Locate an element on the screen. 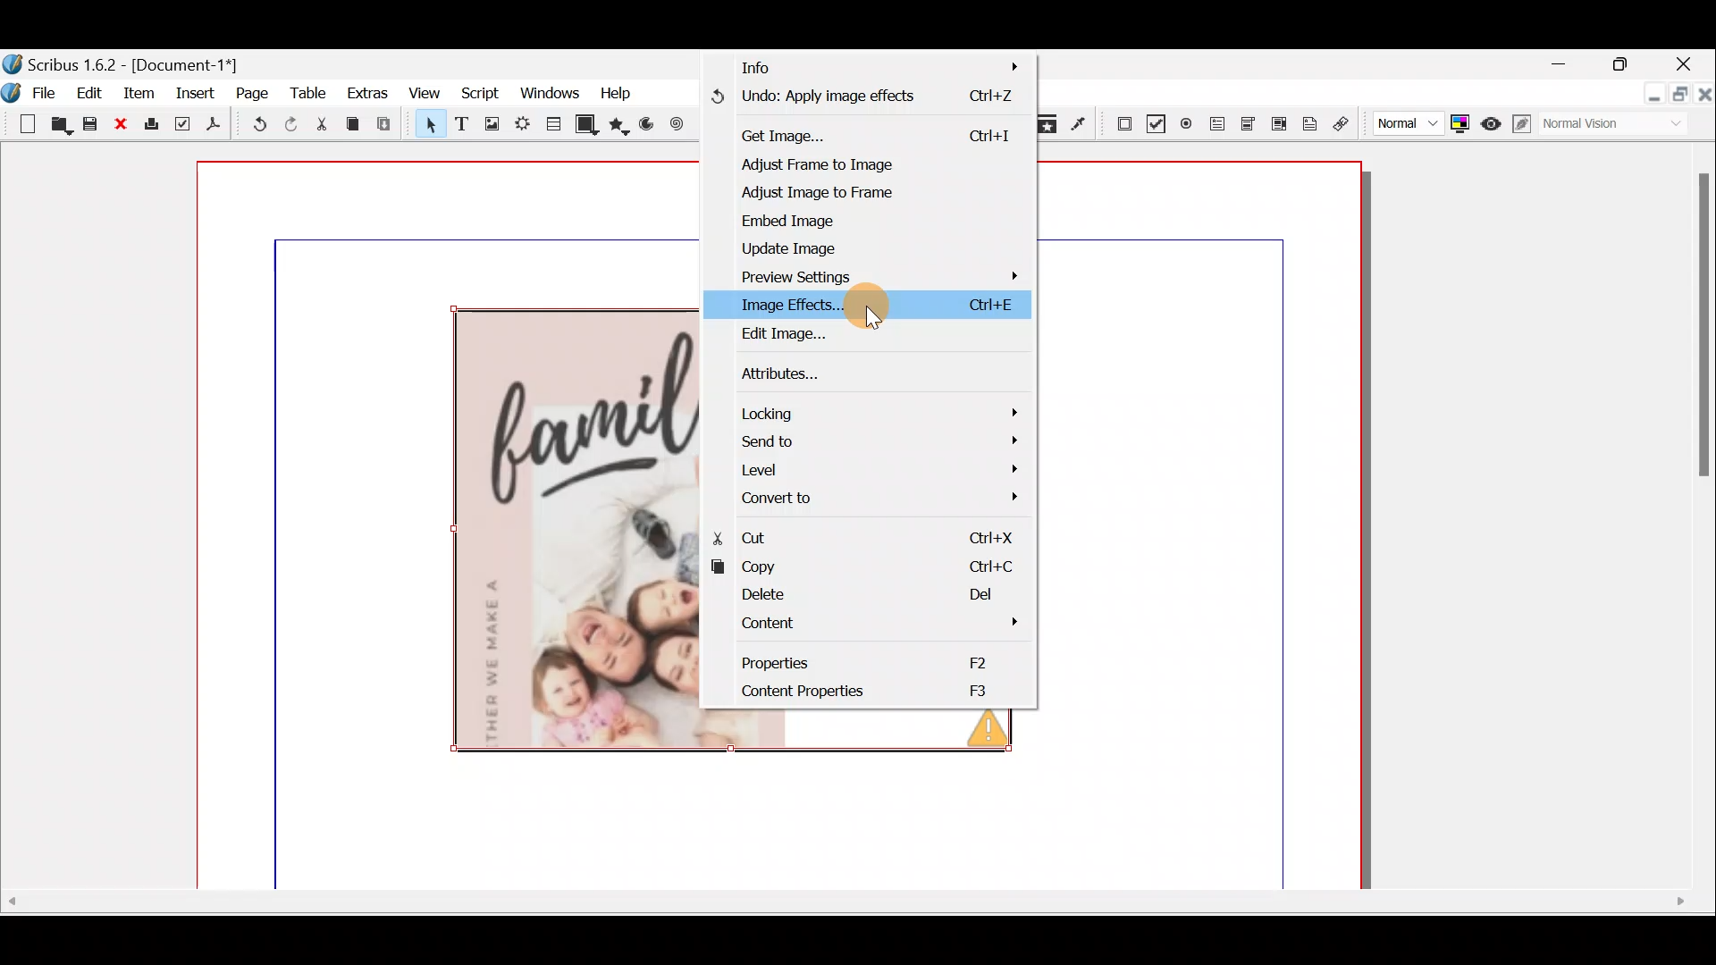  Render frame is located at coordinates (522, 127).